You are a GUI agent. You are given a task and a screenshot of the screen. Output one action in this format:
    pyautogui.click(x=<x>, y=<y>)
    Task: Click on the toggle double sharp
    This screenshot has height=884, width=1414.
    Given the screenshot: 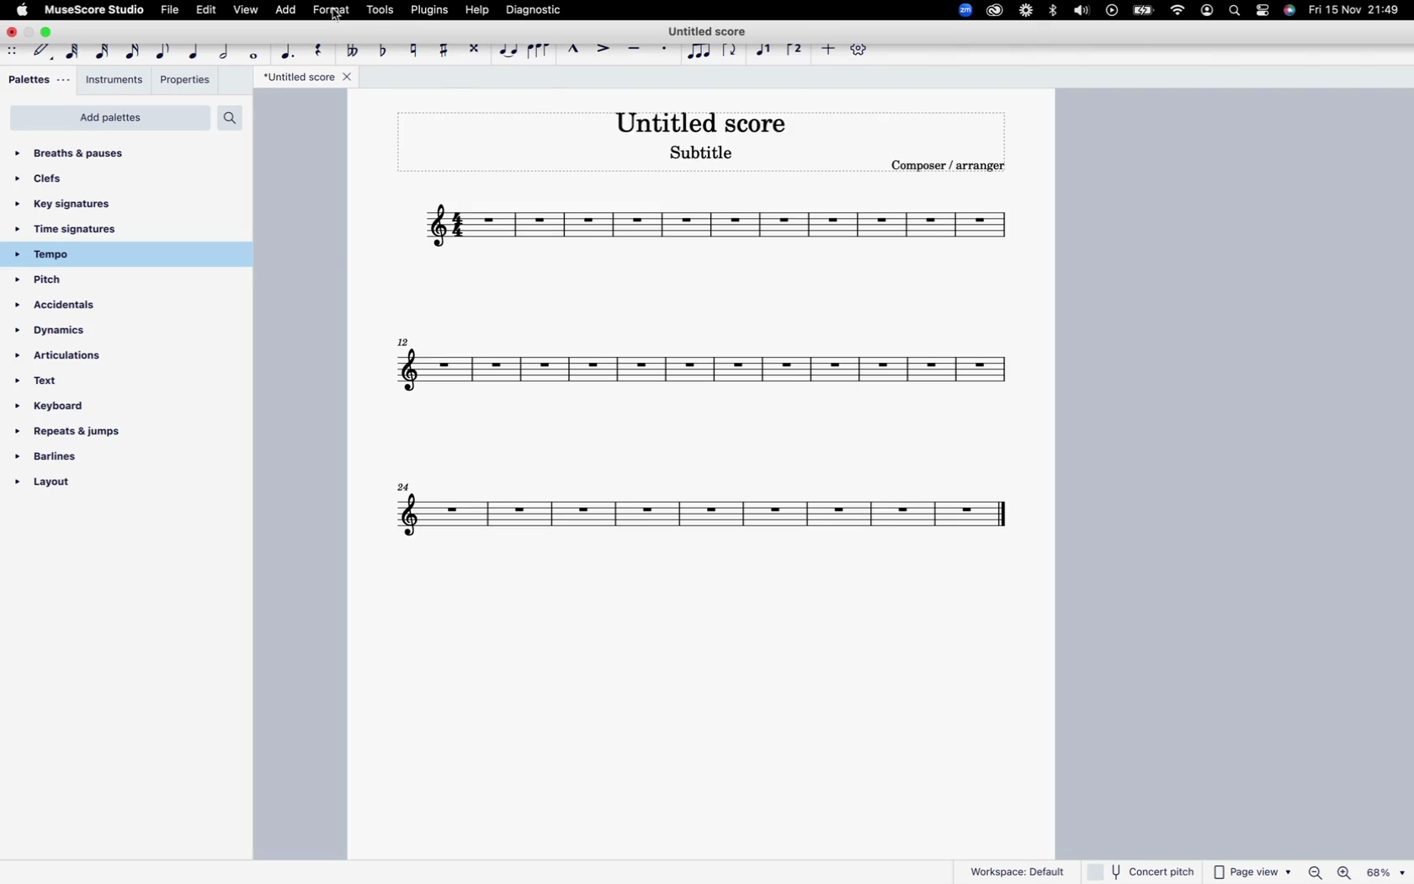 What is the action you would take?
    pyautogui.click(x=476, y=51)
    